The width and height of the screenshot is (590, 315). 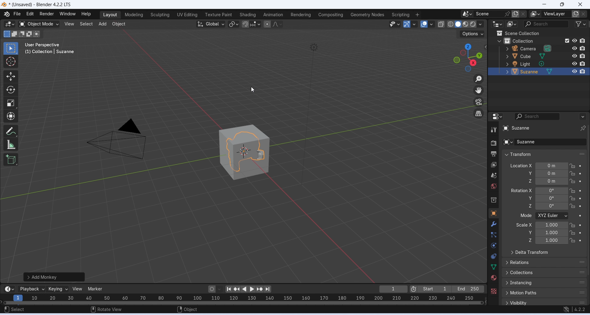 What do you see at coordinates (435, 289) in the screenshot?
I see `Start 1` at bounding box center [435, 289].